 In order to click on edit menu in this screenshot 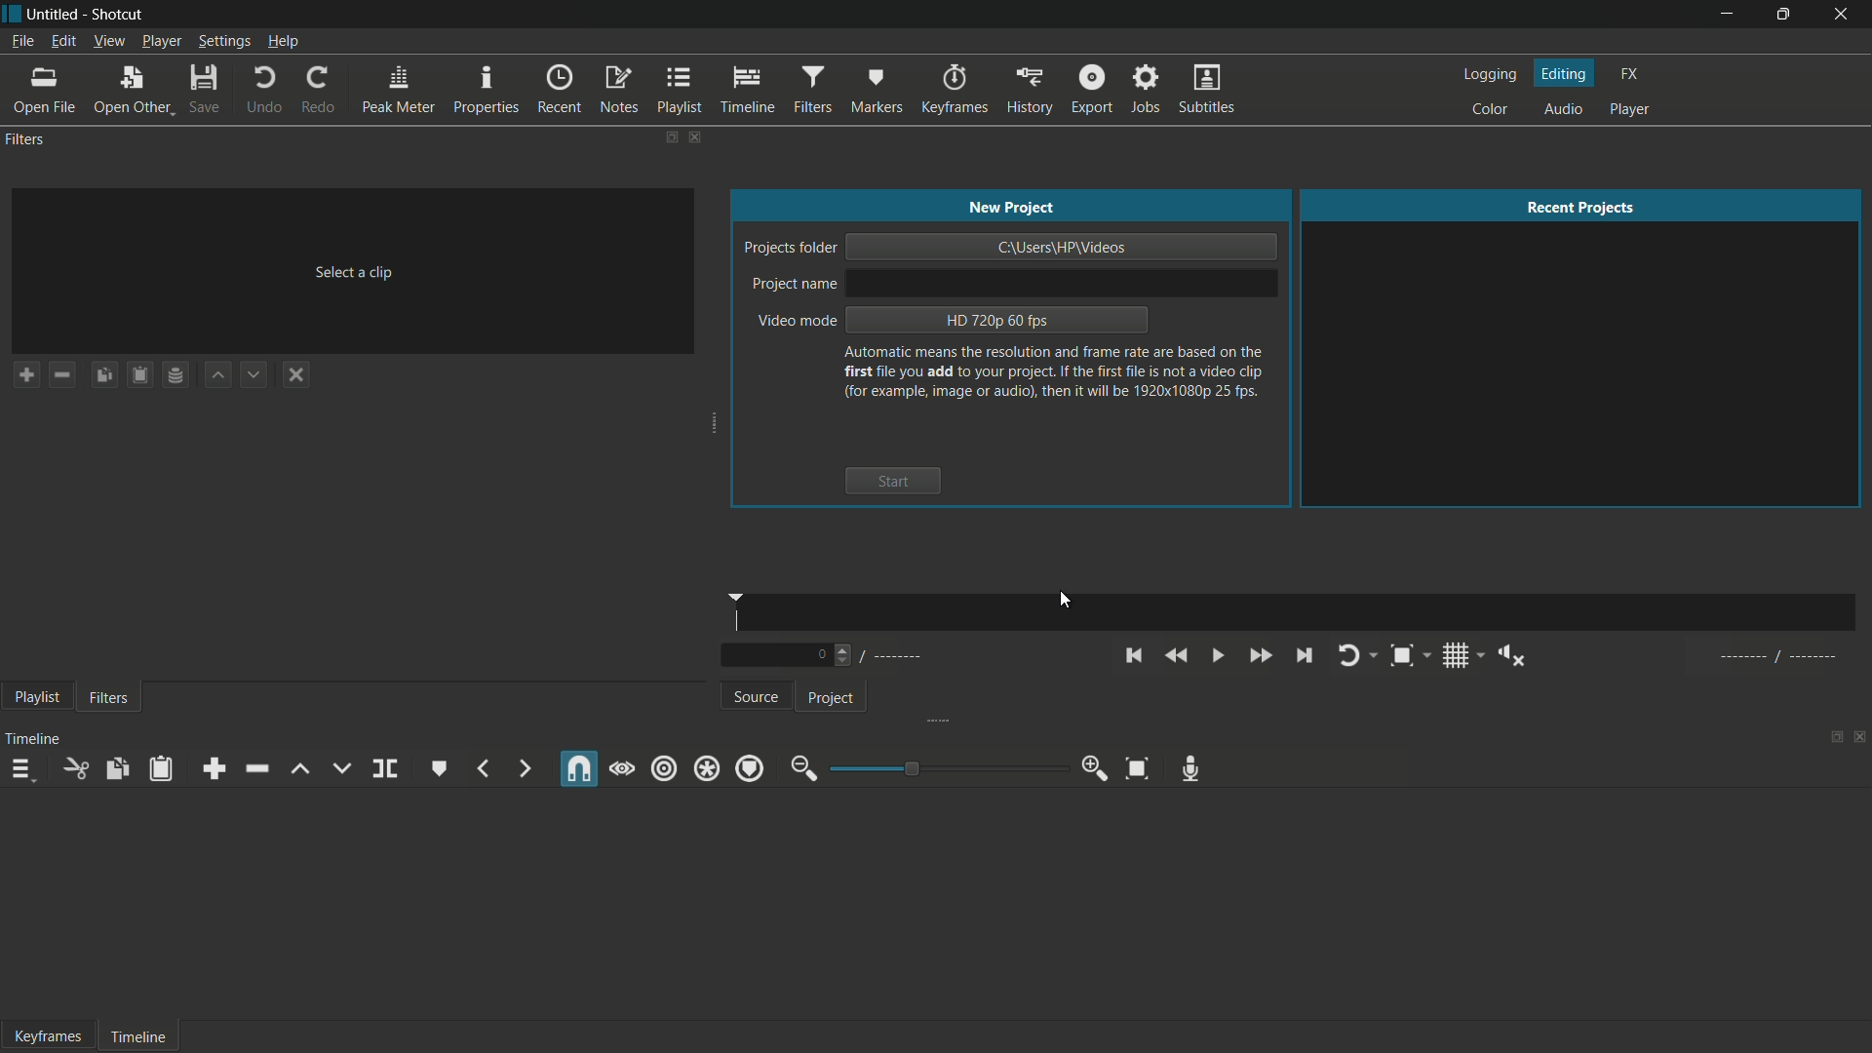, I will do `click(61, 41)`.